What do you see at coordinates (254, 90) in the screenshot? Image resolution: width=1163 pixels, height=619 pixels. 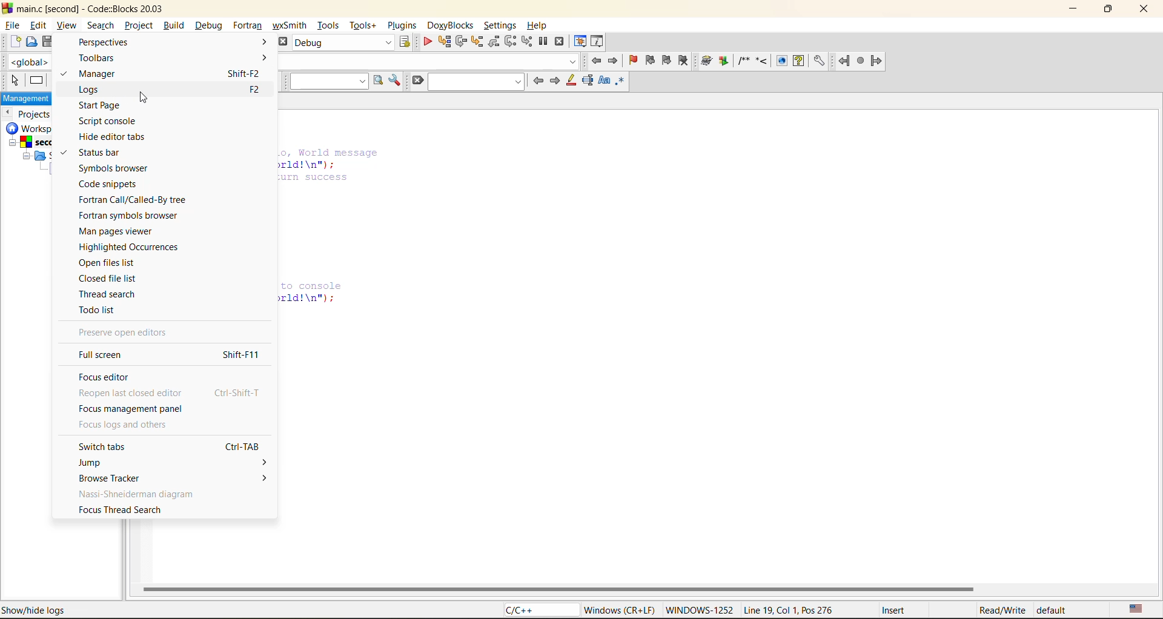 I see `F2` at bounding box center [254, 90].